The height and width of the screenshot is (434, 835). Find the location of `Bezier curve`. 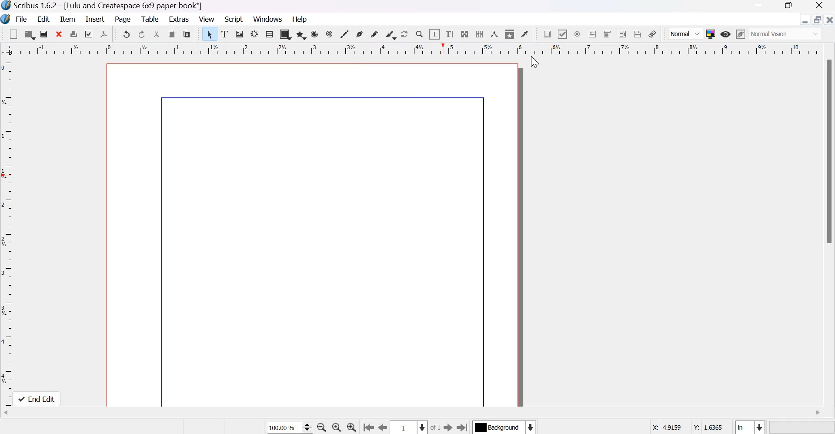

Bezier curve is located at coordinates (360, 35).